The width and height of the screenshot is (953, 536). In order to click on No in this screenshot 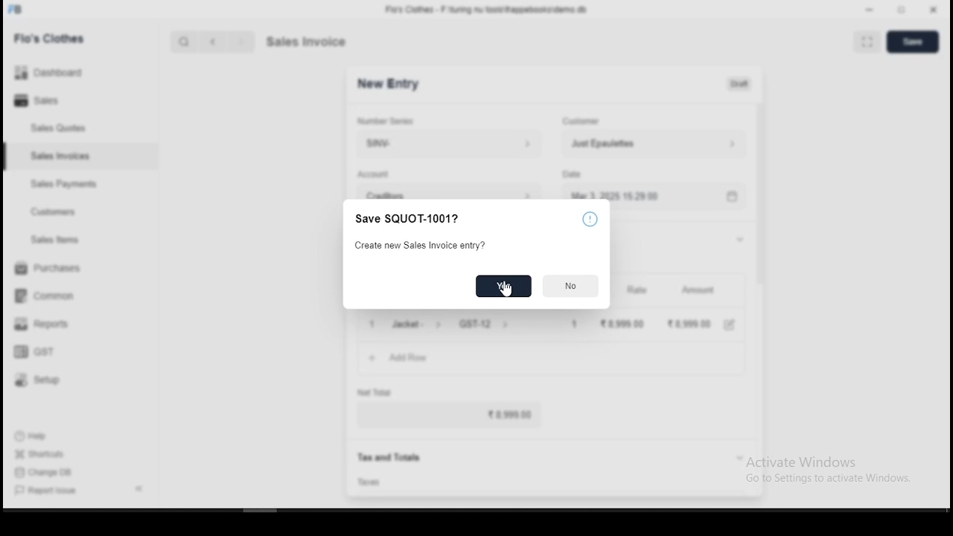, I will do `click(570, 286)`.